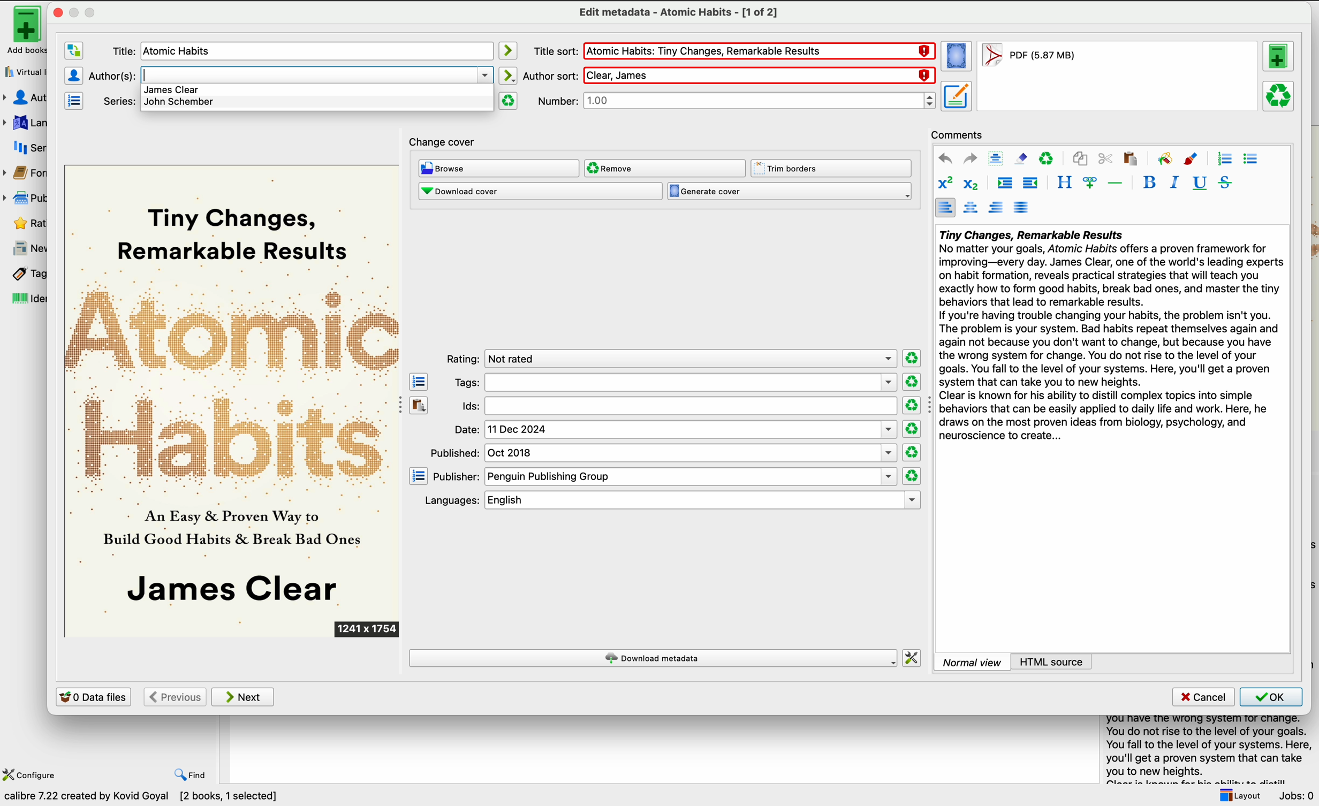 The width and height of the screenshot is (1319, 806). What do you see at coordinates (1271, 697) in the screenshot?
I see `OK button` at bounding box center [1271, 697].